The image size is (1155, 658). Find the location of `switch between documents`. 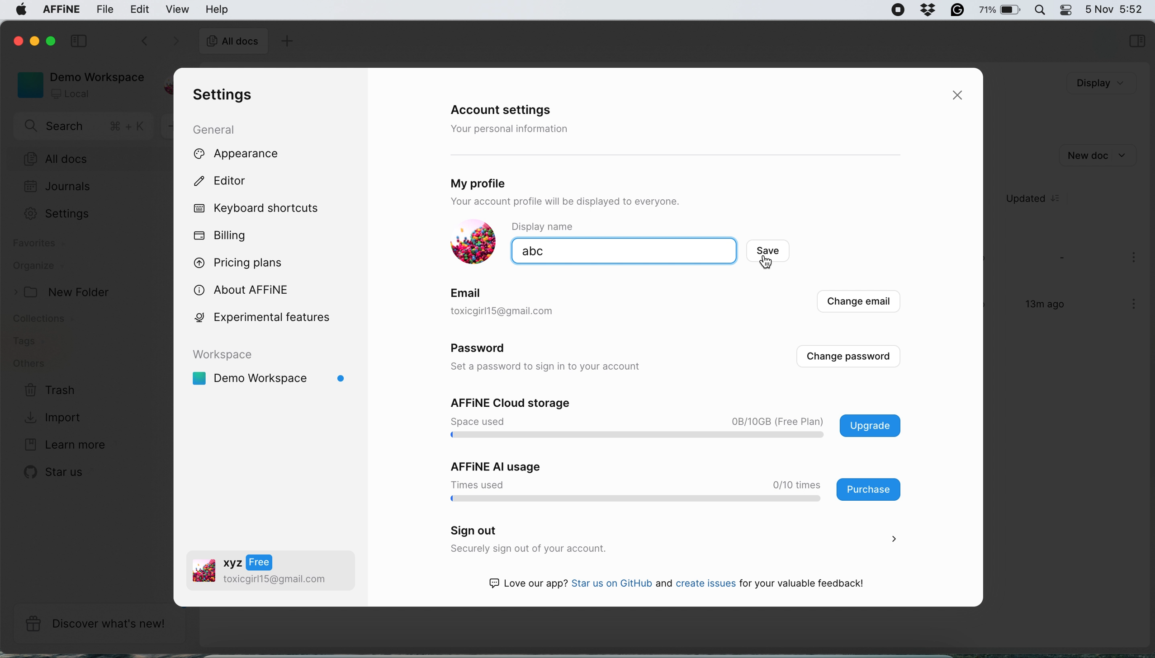

switch between documents is located at coordinates (158, 42).